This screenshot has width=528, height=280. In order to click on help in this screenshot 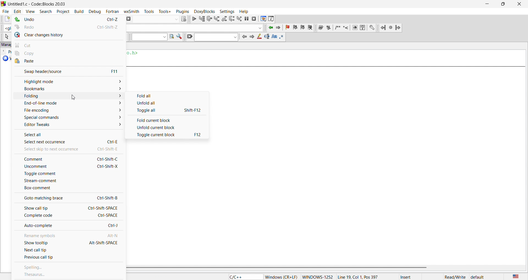, I will do `click(243, 11)`.